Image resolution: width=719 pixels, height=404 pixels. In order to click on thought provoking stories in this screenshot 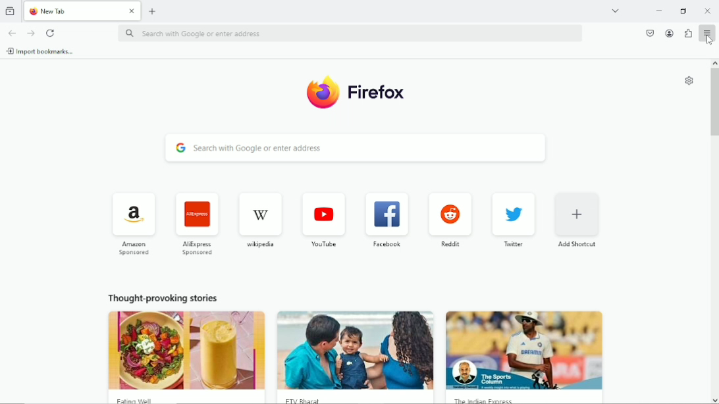, I will do `click(159, 297)`.